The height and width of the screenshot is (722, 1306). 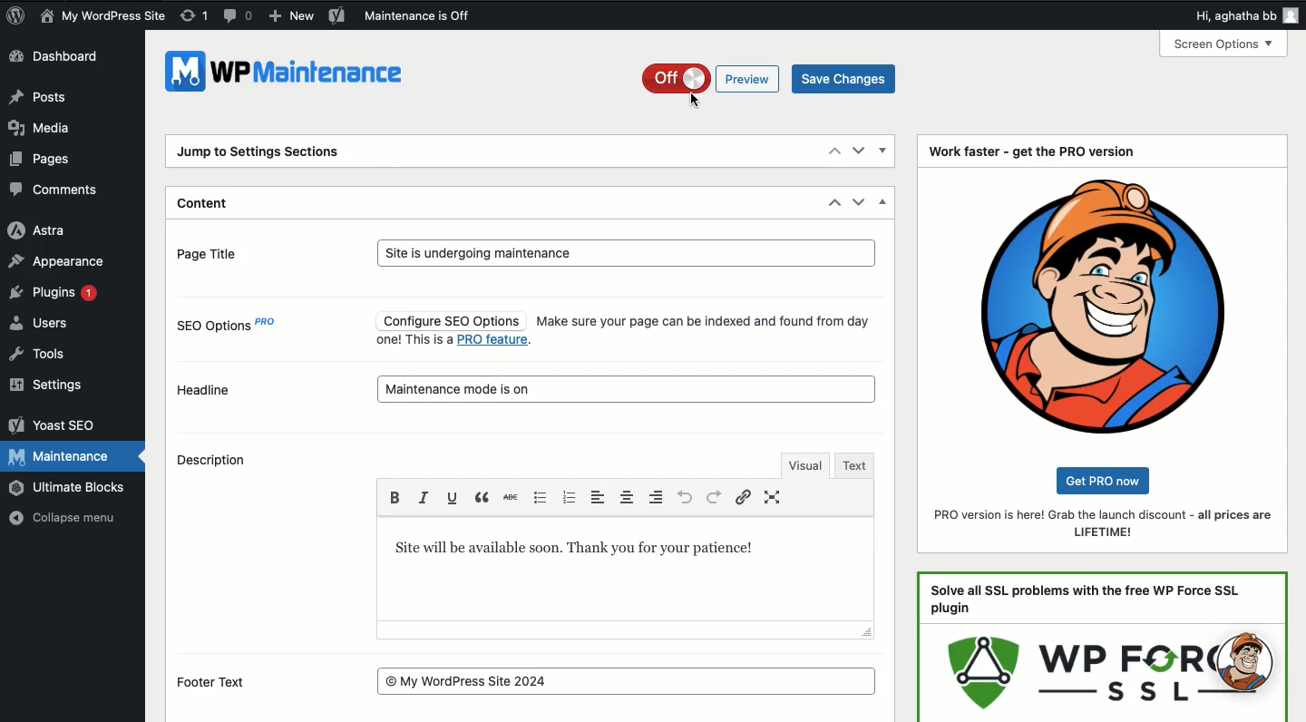 What do you see at coordinates (223, 683) in the screenshot?
I see `Footer text` at bounding box center [223, 683].